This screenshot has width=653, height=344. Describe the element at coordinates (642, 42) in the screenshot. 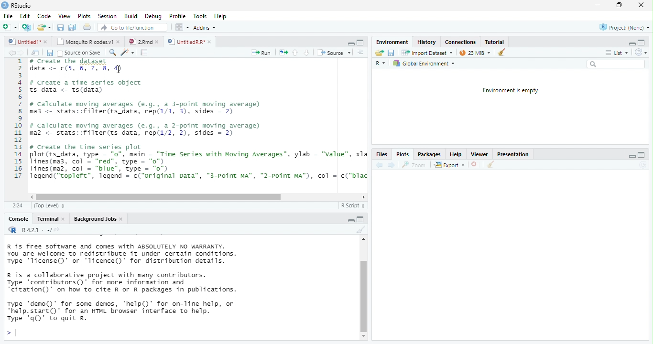

I see `maximize` at that location.